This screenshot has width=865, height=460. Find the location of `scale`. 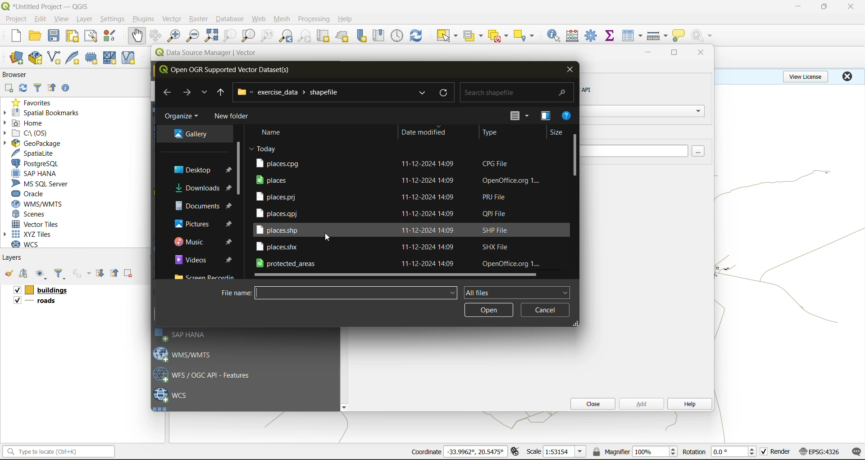

scale is located at coordinates (564, 452).